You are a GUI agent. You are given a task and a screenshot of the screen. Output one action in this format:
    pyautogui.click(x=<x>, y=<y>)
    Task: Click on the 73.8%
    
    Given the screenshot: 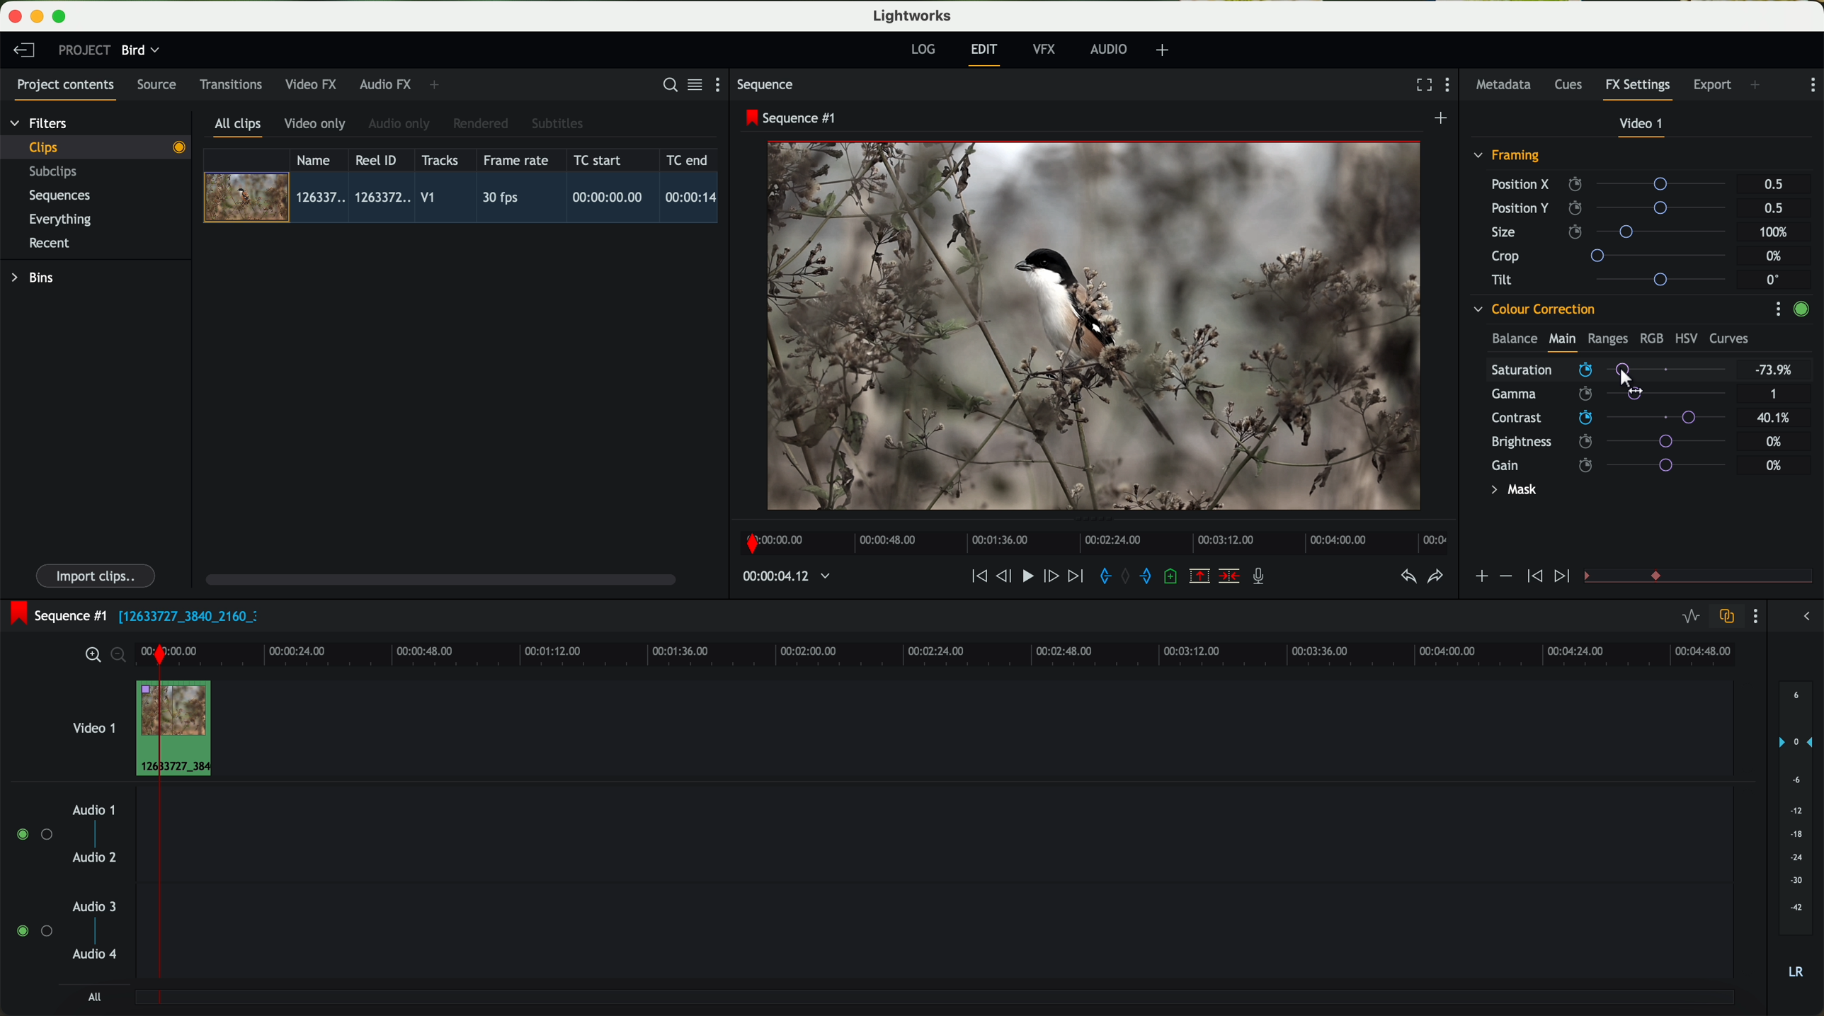 What is the action you would take?
    pyautogui.click(x=1774, y=370)
    